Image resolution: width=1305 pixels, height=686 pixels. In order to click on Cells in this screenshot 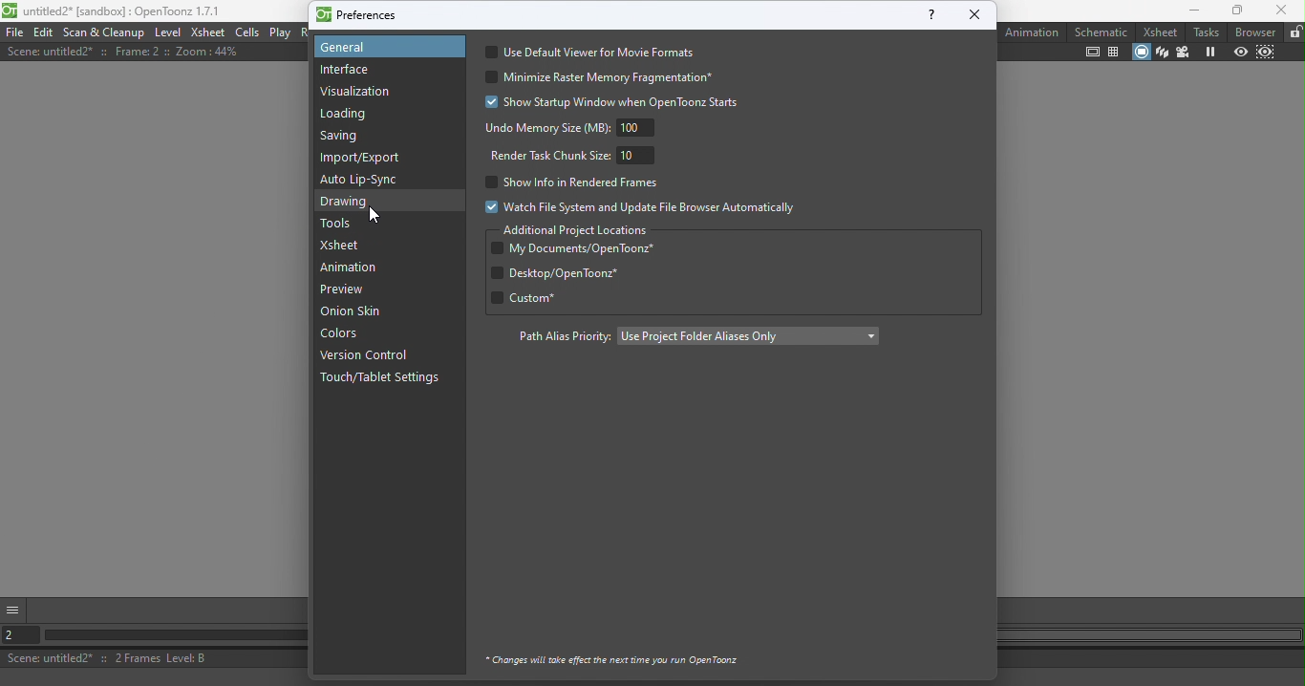, I will do `click(247, 32)`.